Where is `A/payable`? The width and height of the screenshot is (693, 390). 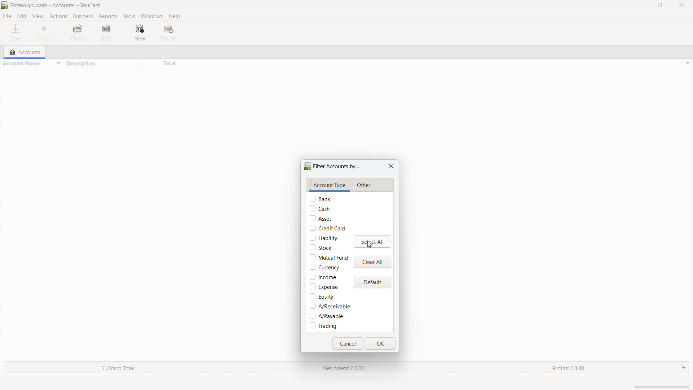 A/payable is located at coordinates (327, 316).